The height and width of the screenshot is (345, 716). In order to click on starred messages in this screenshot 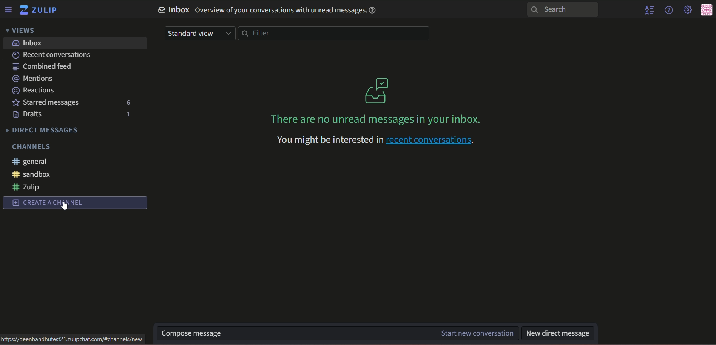, I will do `click(46, 103)`.